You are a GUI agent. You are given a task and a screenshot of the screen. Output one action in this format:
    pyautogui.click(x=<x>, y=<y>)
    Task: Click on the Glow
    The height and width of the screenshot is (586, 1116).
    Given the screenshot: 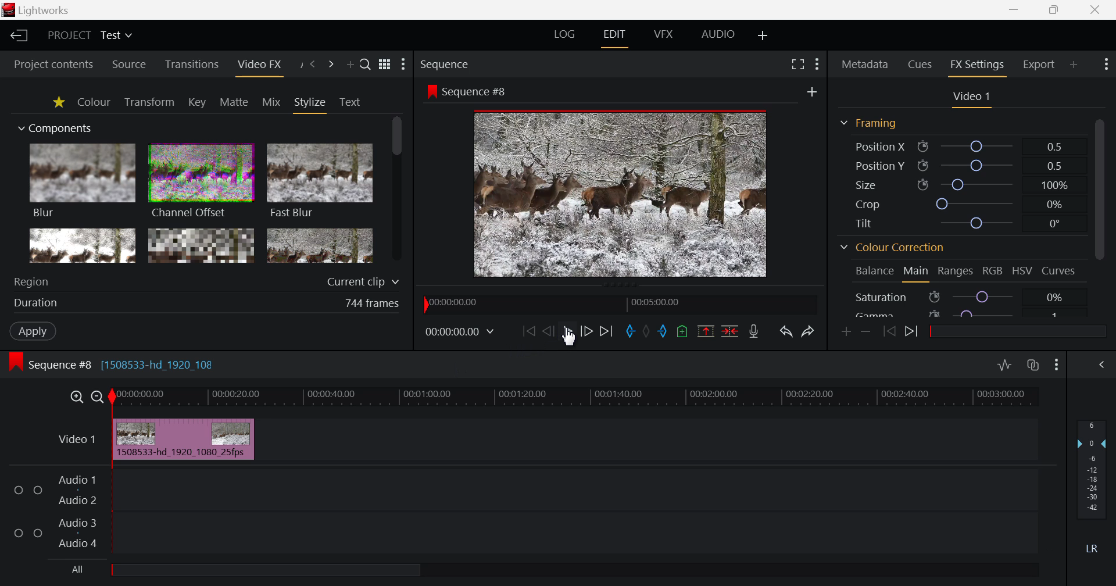 What is the action you would take?
    pyautogui.click(x=83, y=246)
    